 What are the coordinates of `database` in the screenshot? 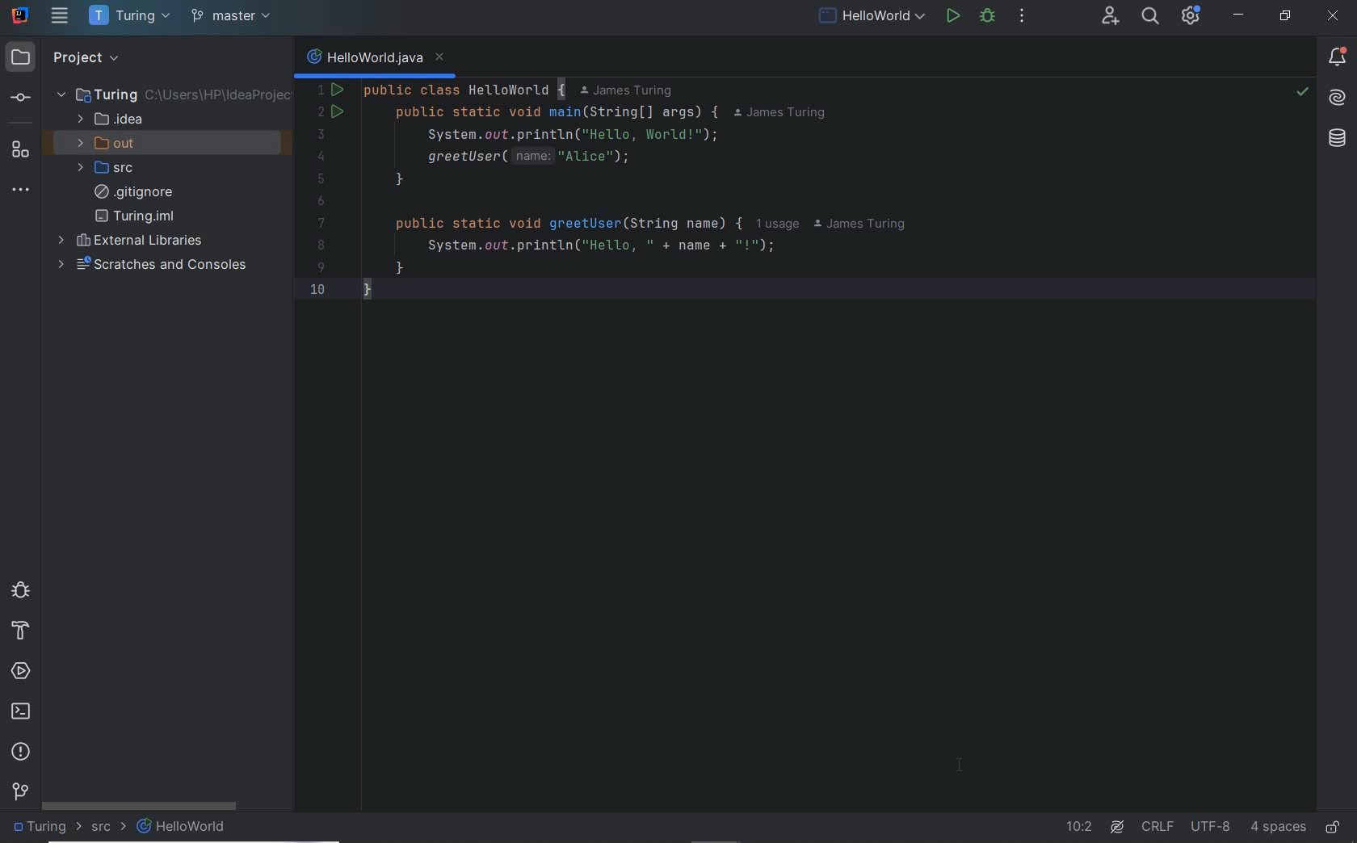 It's located at (1336, 140).